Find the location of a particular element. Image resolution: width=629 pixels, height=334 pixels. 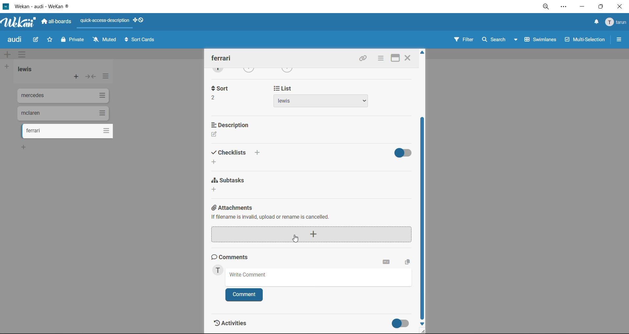

list actions is located at coordinates (107, 77).